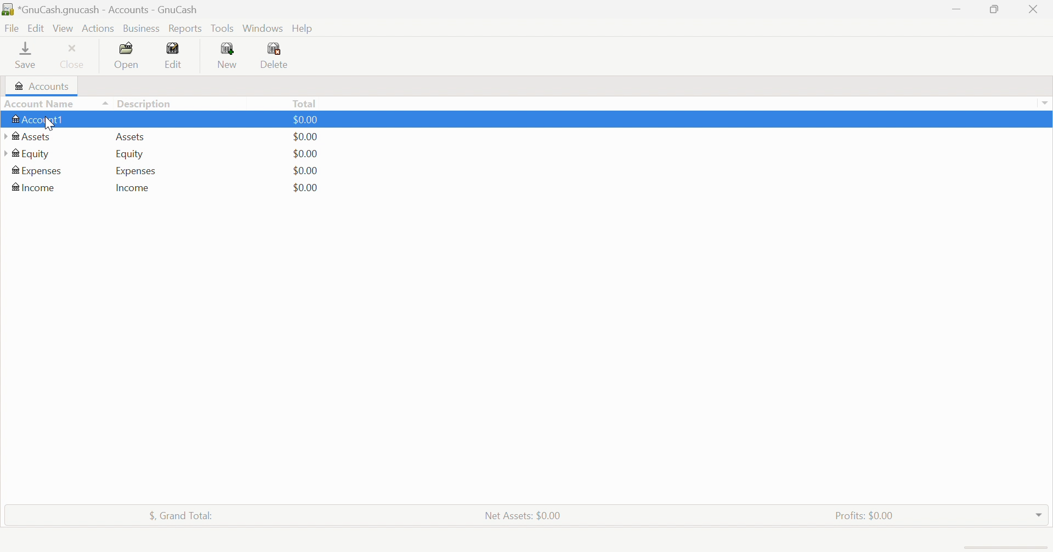 This screenshot has width=1053, height=552. Describe the element at coordinates (304, 29) in the screenshot. I see `Help` at that location.